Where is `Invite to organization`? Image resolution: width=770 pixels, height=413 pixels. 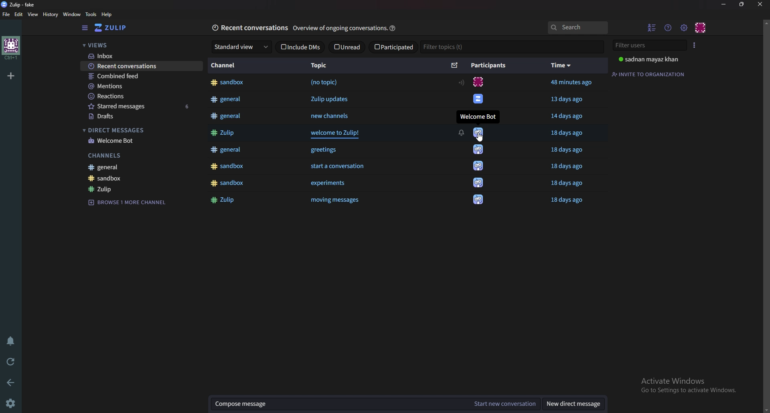
Invite to organization is located at coordinates (649, 74).